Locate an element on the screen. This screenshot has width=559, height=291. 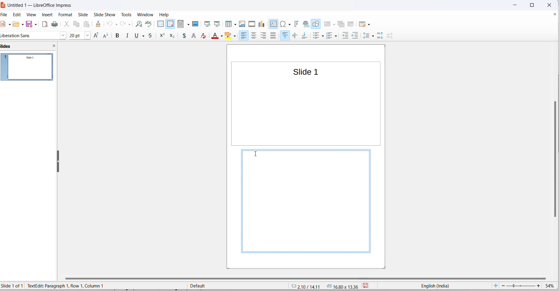
line and arrows is located at coordinates (85, 36).